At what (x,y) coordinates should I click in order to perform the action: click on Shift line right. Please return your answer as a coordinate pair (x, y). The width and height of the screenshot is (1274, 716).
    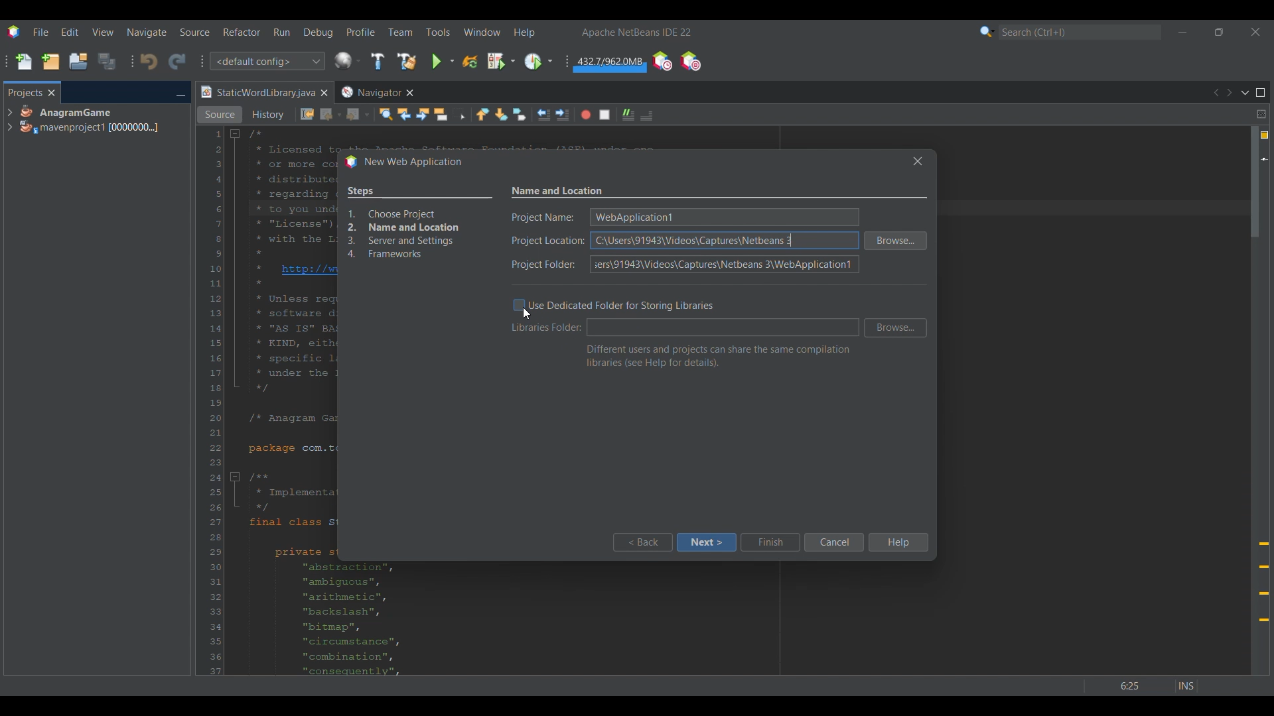
    Looking at the image, I should click on (562, 115).